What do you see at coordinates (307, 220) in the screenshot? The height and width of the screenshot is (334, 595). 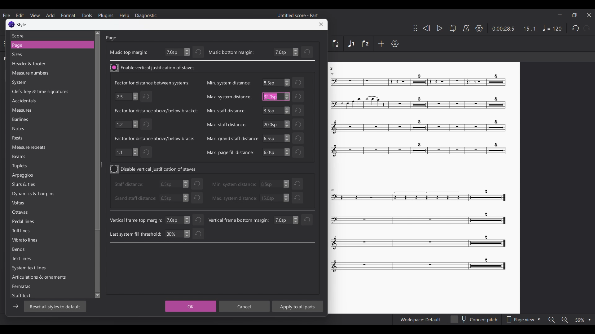 I see `reset` at bounding box center [307, 220].